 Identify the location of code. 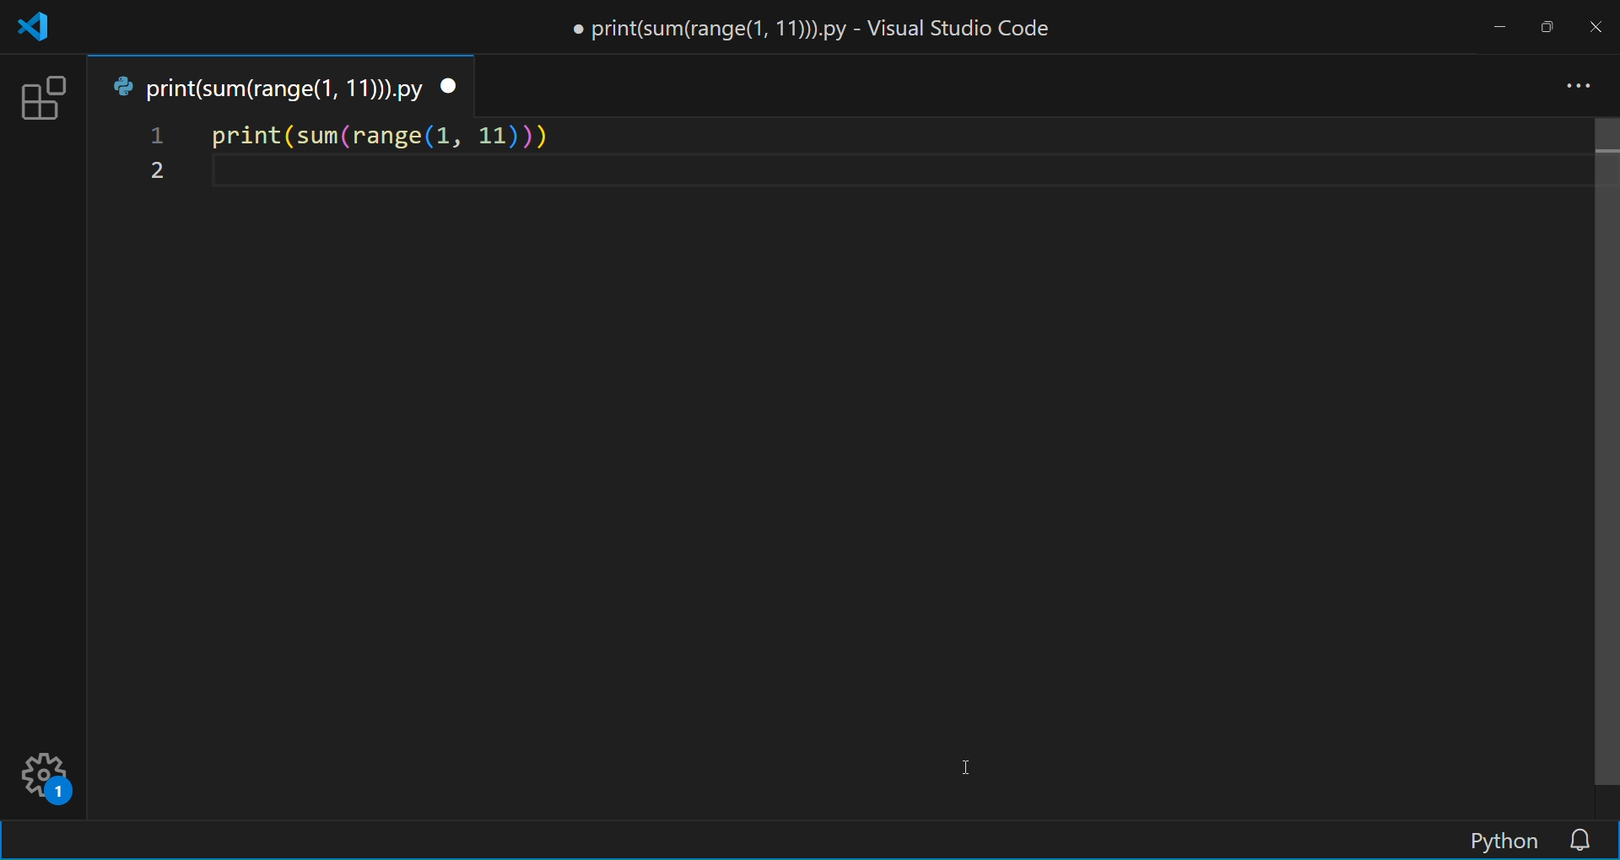
(389, 132).